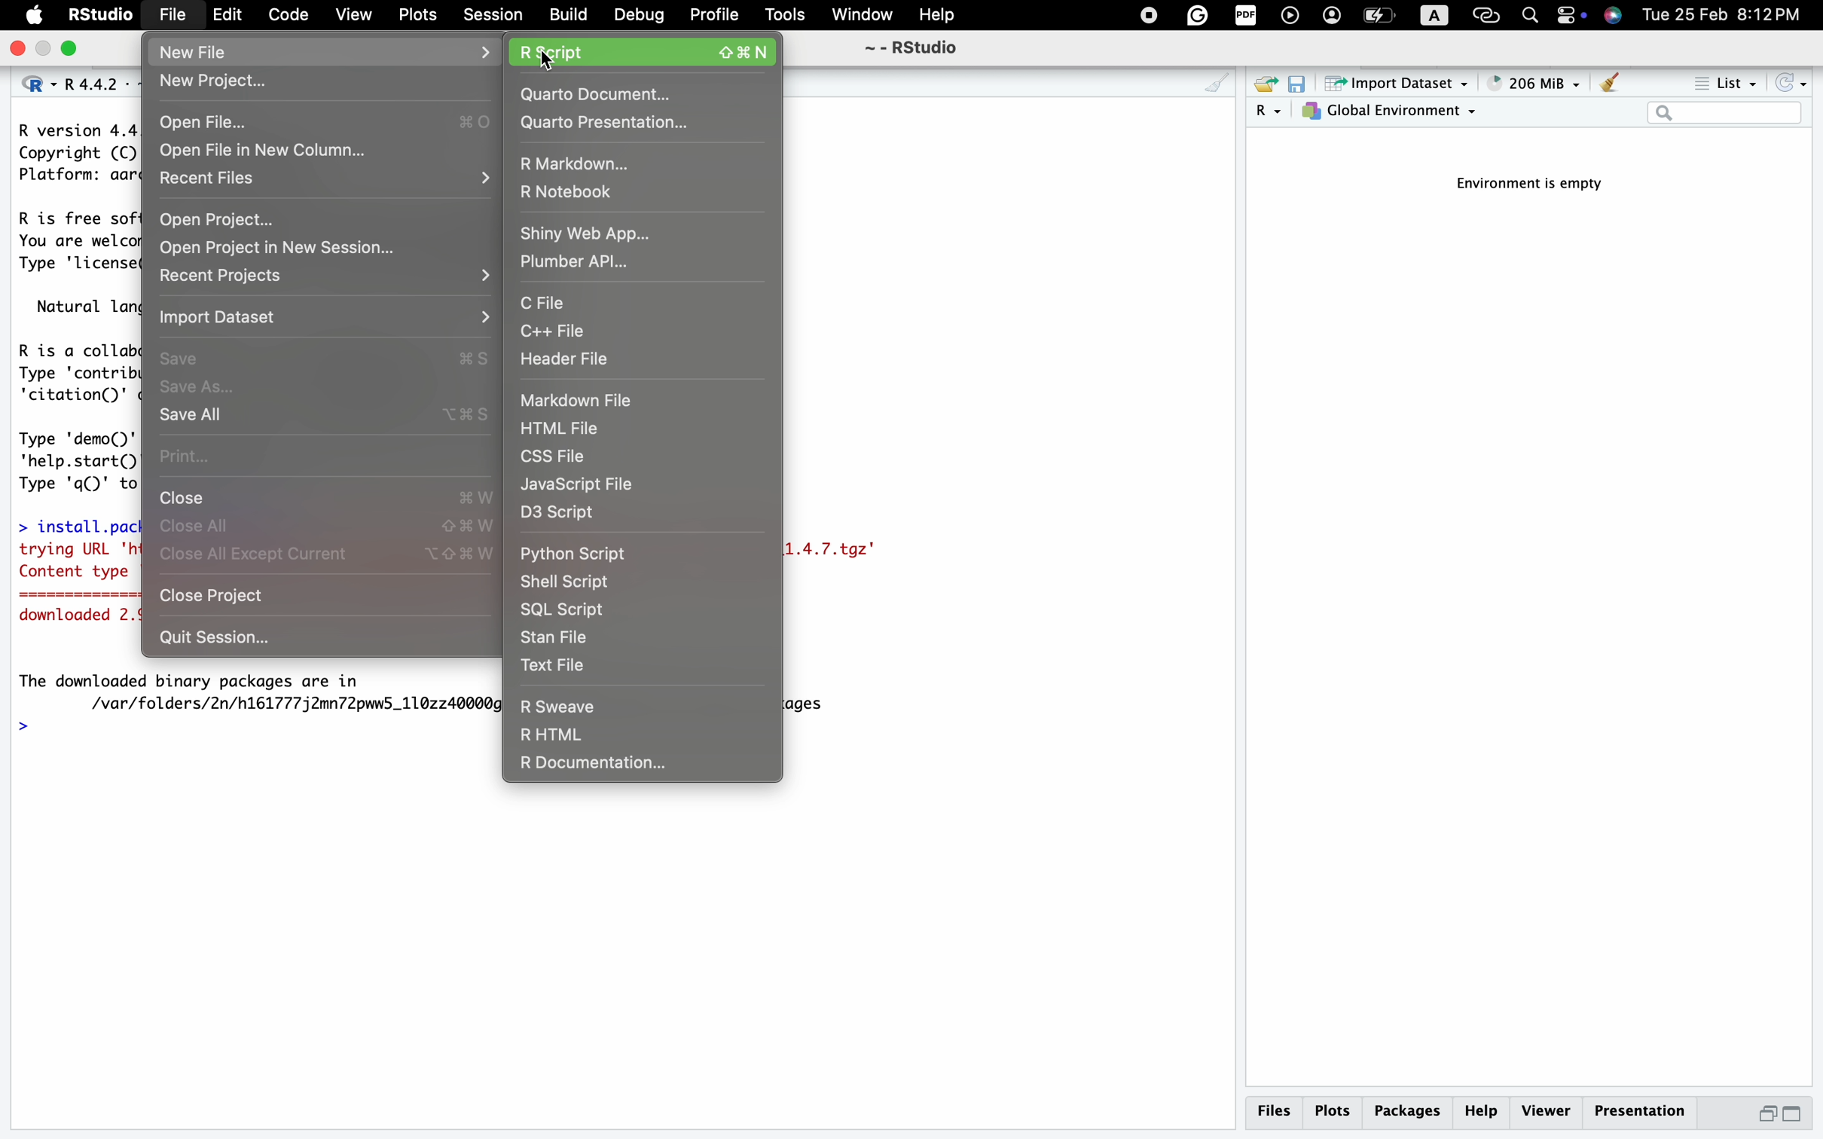 This screenshot has height=1139, width=1823. I want to click on siri, so click(1615, 17).